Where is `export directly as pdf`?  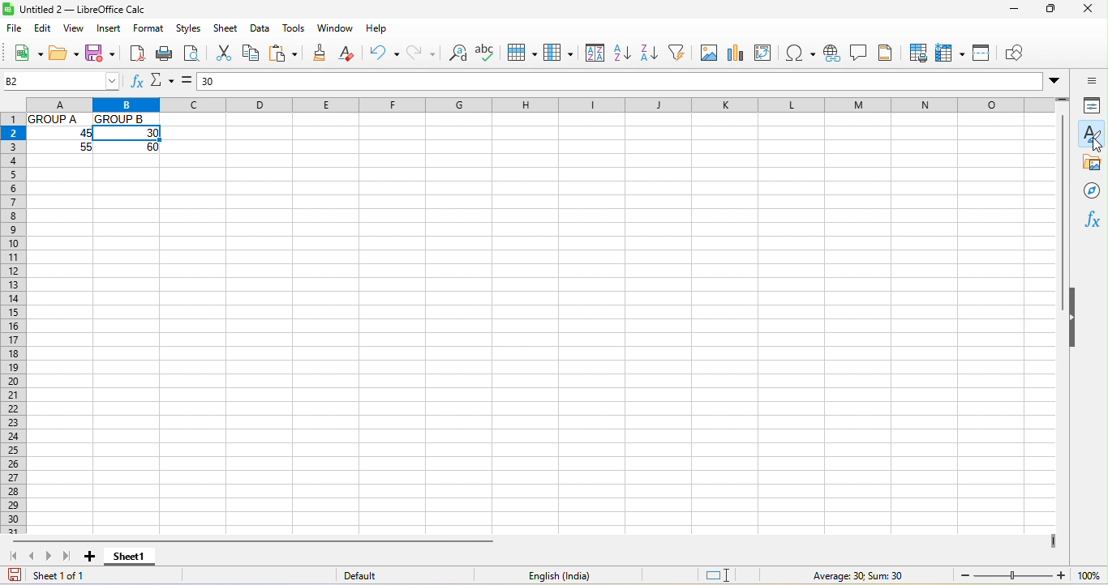
export directly as pdf is located at coordinates (136, 55).